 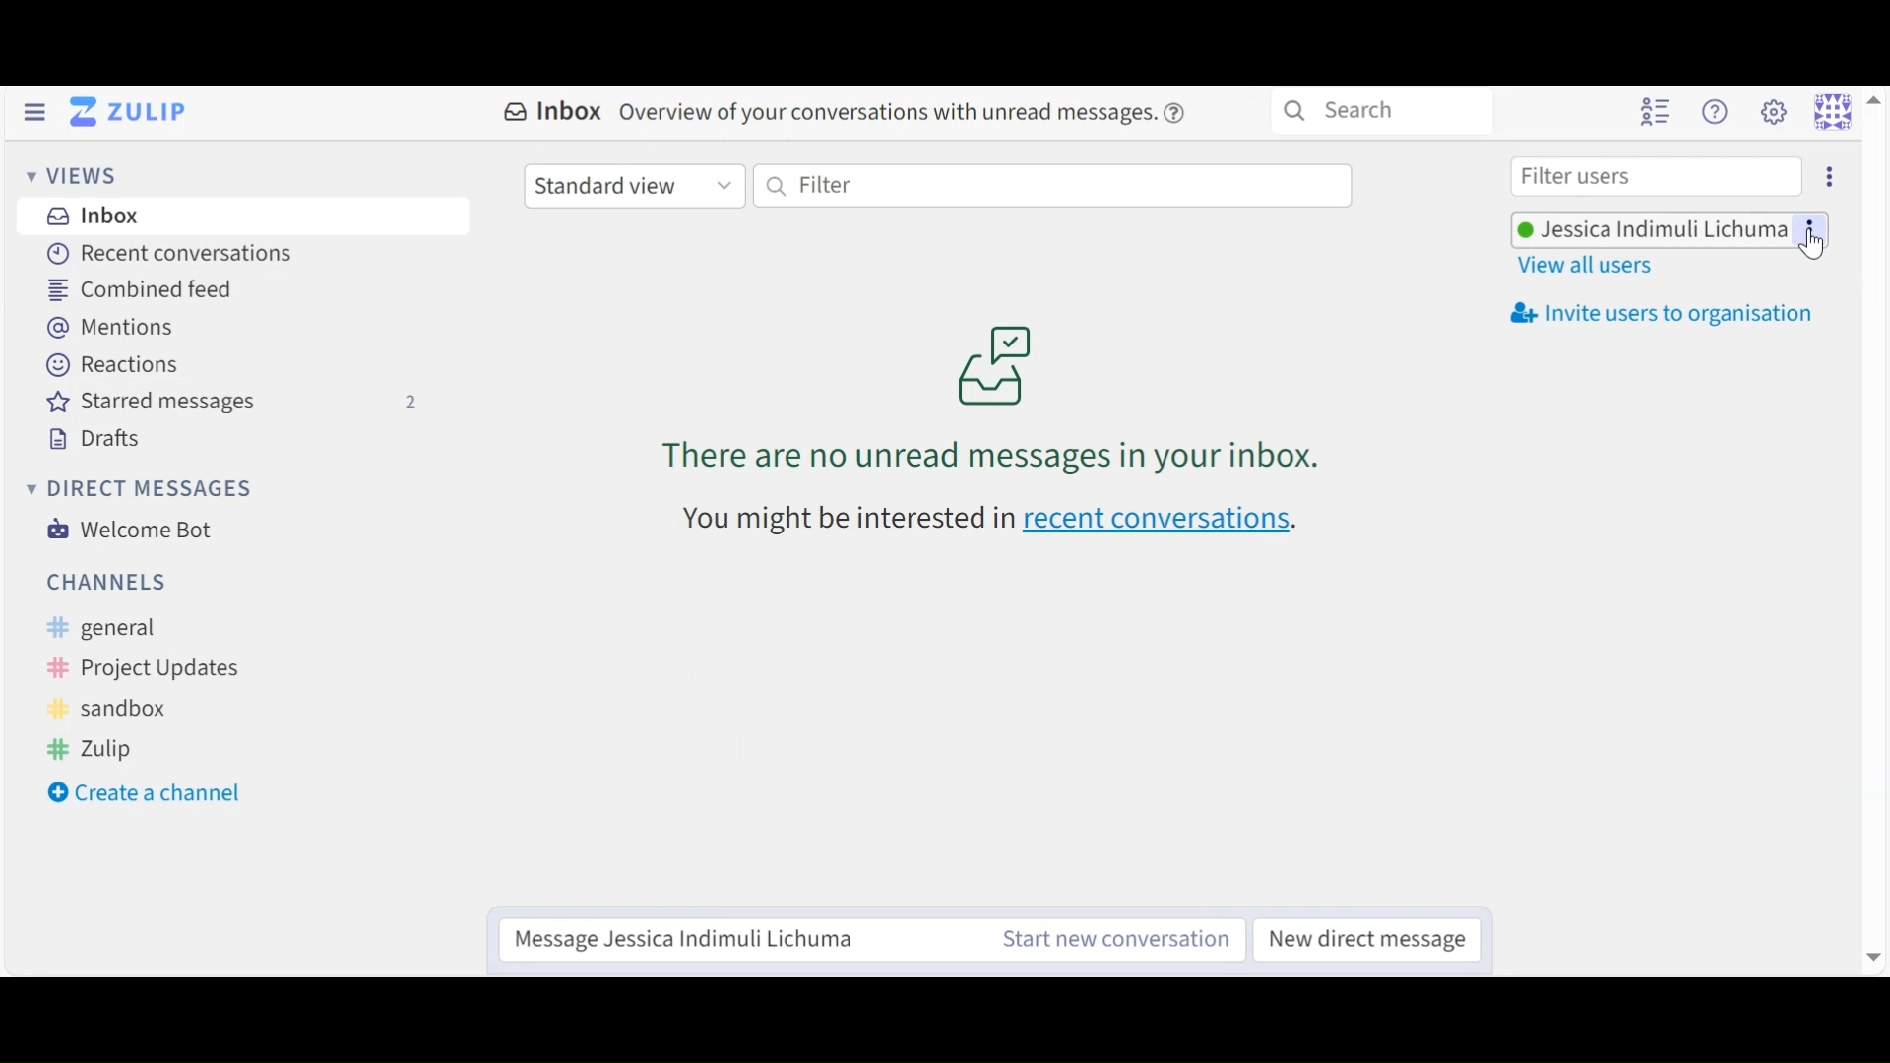 I want to click on Mentions, so click(x=120, y=328).